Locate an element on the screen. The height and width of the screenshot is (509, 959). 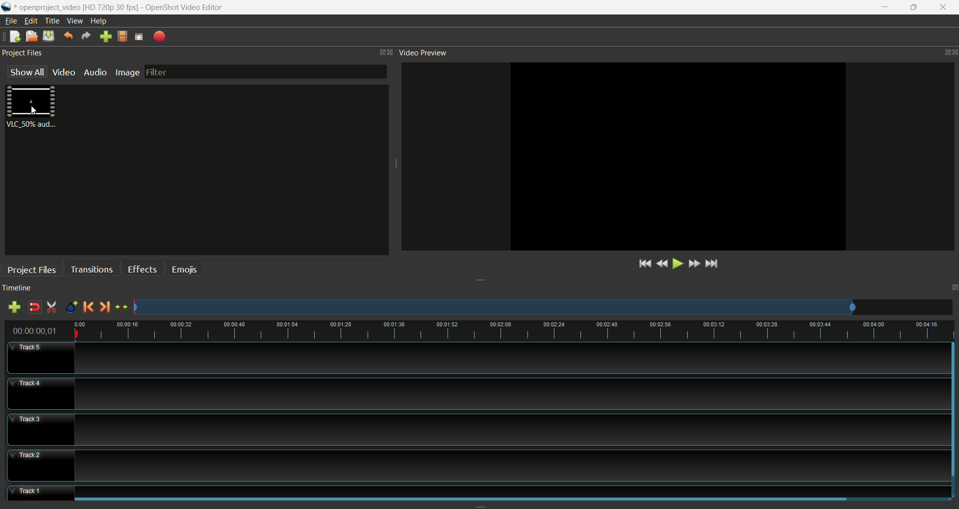
zoom factor is located at coordinates (543, 307).